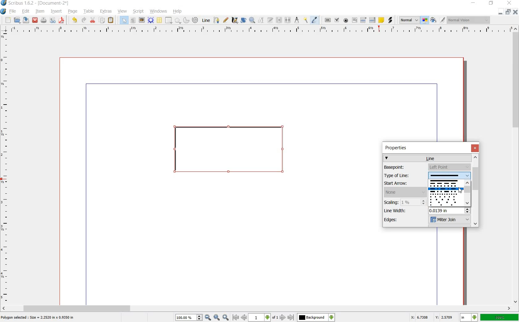 This screenshot has width=519, height=322. Describe the element at coordinates (208, 317) in the screenshot. I see `zoom out` at that location.